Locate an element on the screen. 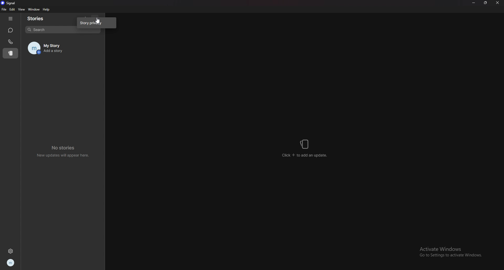 This screenshot has width=504, height=270. stories is located at coordinates (39, 18).